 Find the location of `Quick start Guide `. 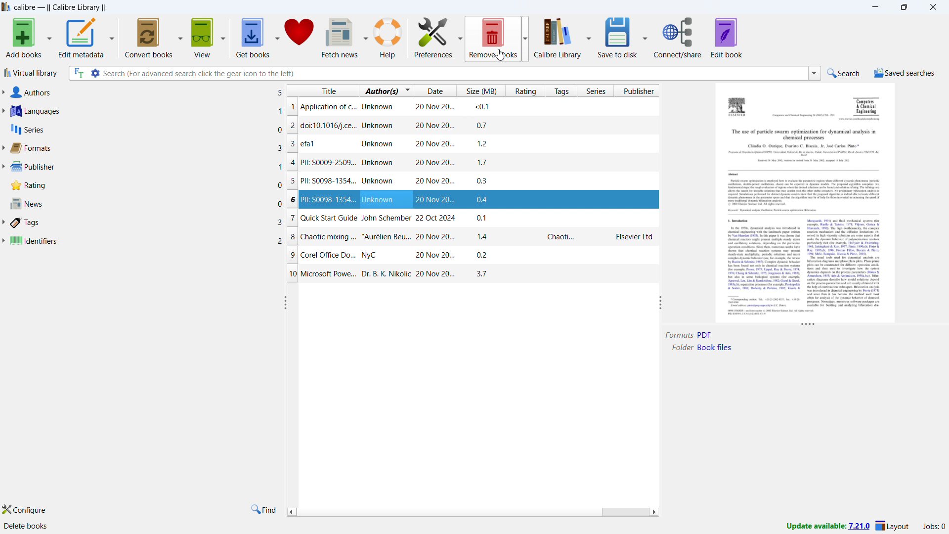

Quick start Guide  is located at coordinates (475, 218).